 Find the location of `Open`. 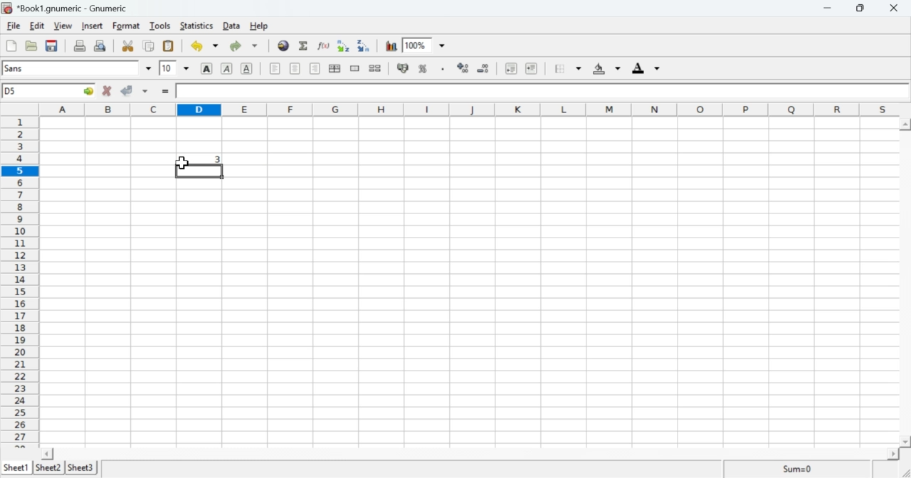

Open is located at coordinates (32, 46).